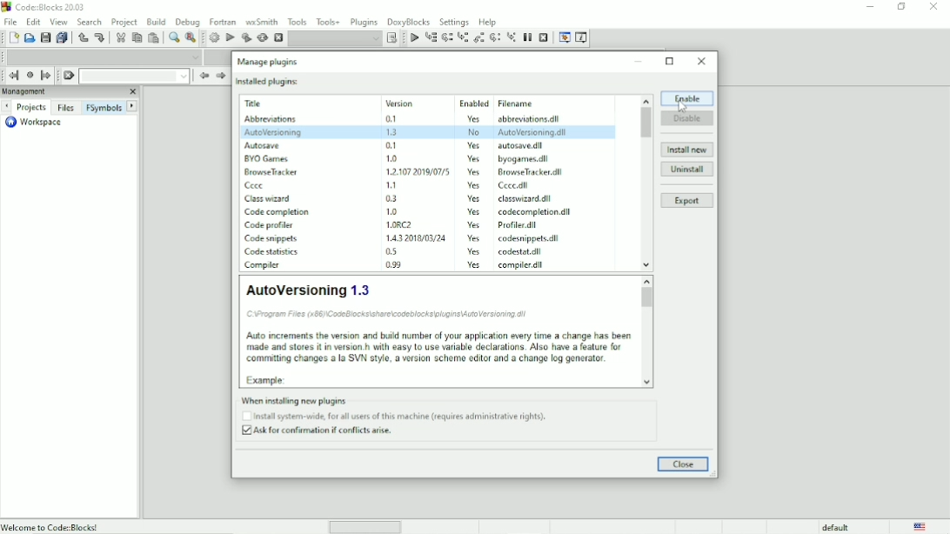 The width and height of the screenshot is (950, 534). What do you see at coordinates (124, 23) in the screenshot?
I see `Project` at bounding box center [124, 23].